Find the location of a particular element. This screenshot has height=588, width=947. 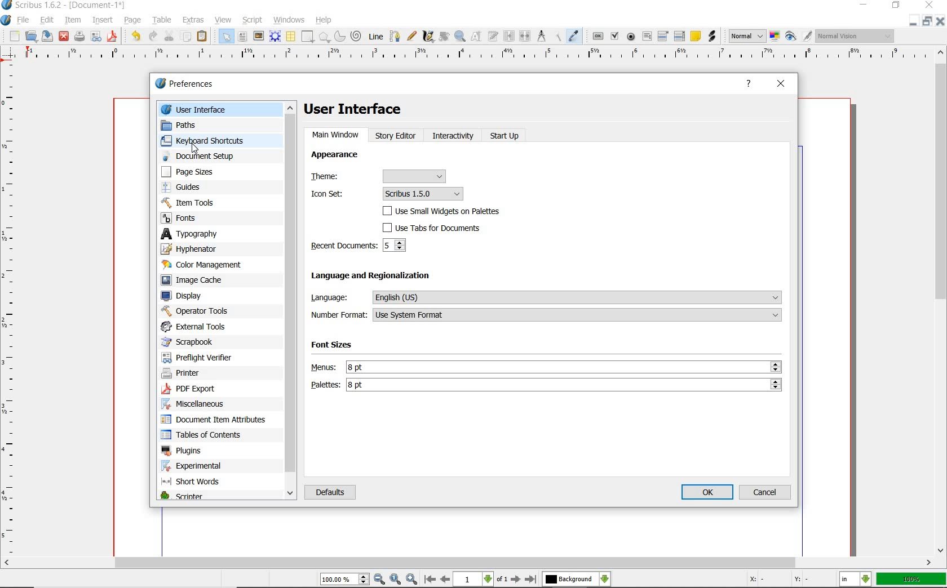

visual appearance of the display is located at coordinates (856, 35).